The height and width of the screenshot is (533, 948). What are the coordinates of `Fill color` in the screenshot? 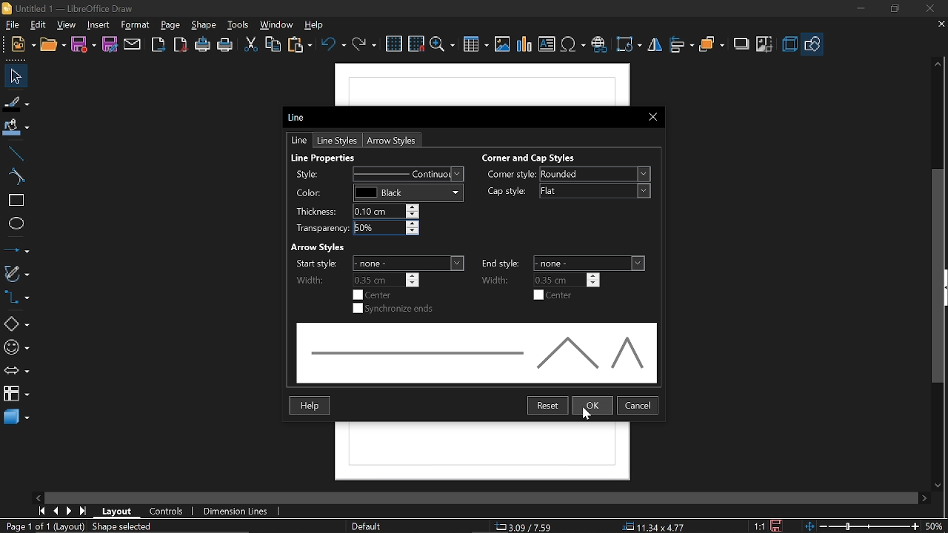 It's located at (16, 130).